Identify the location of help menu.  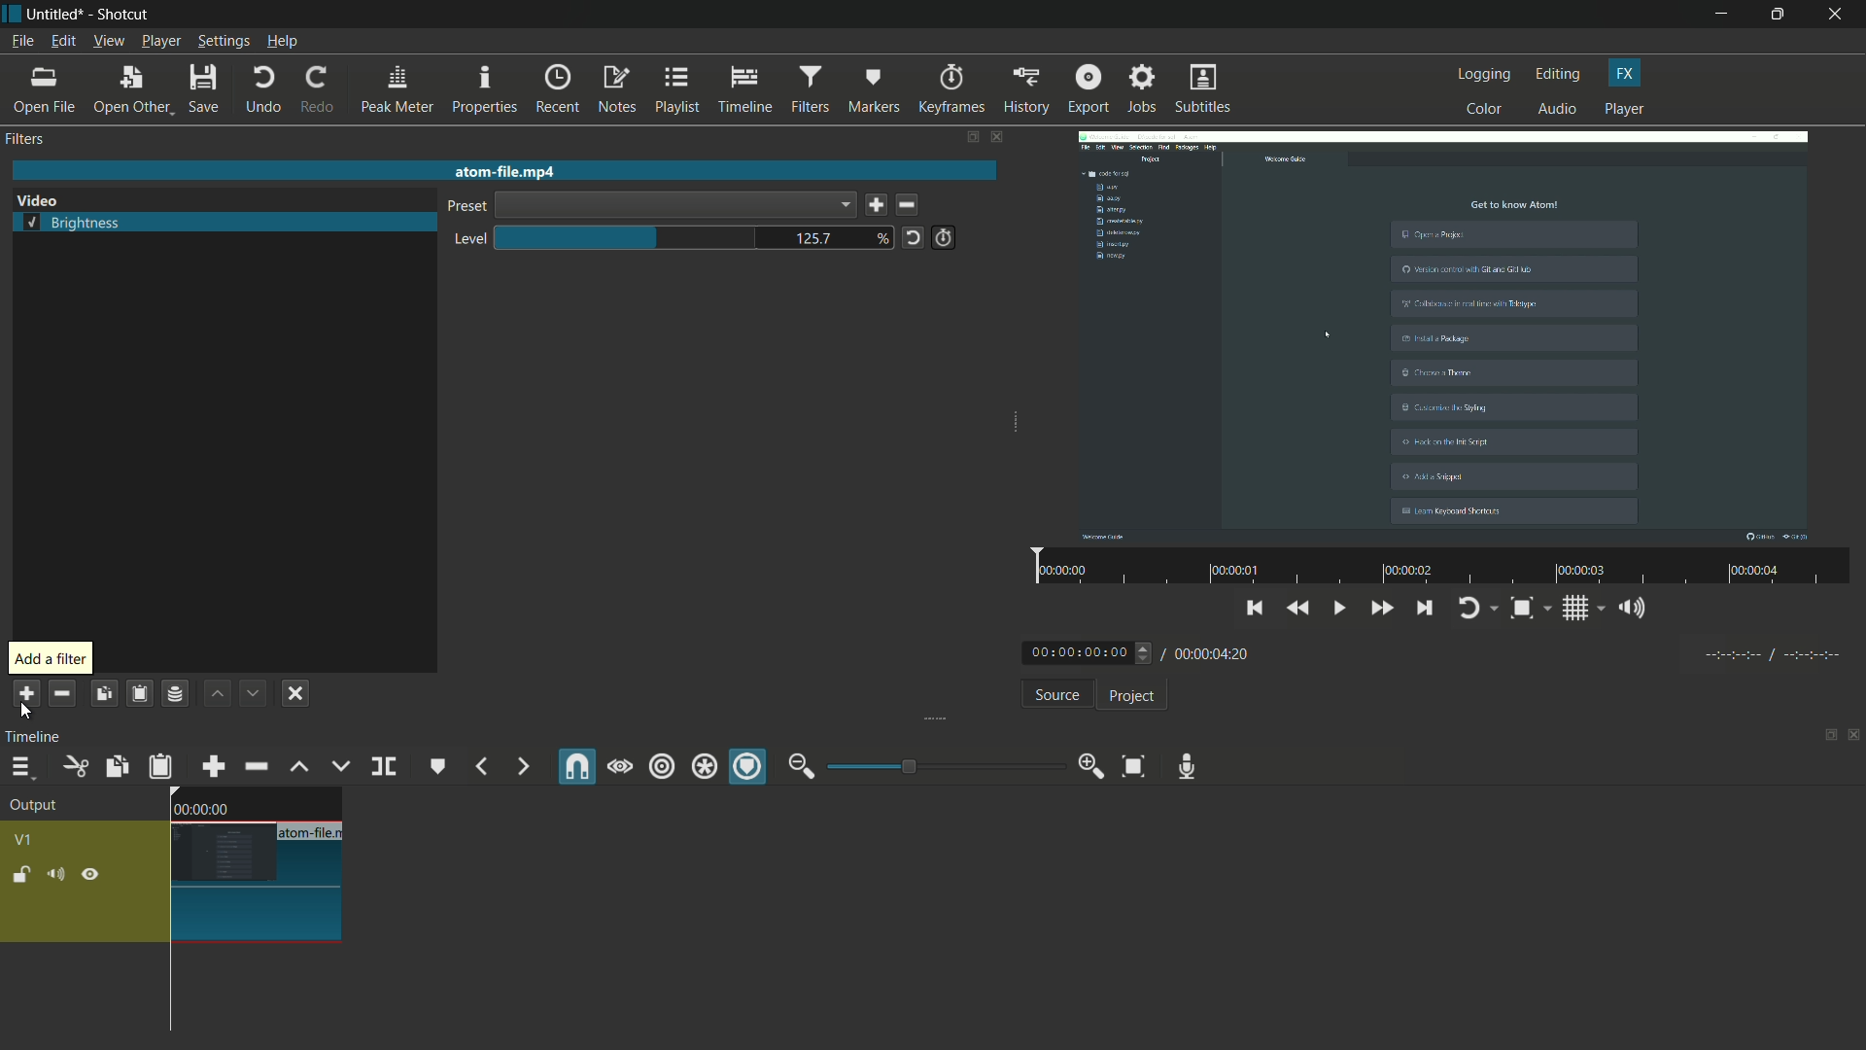
(283, 43).